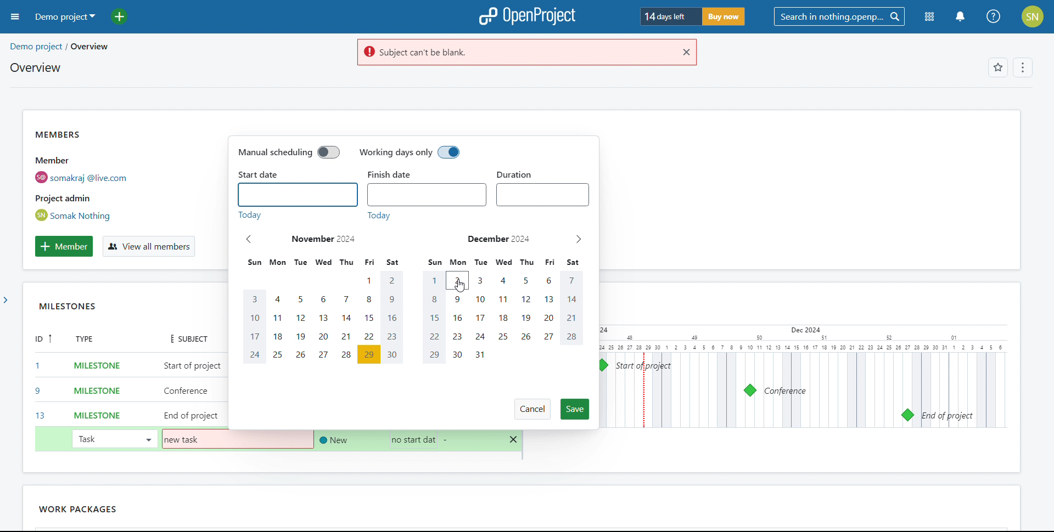 Image resolution: width=1054 pixels, height=532 pixels. I want to click on favorites, so click(997, 69).